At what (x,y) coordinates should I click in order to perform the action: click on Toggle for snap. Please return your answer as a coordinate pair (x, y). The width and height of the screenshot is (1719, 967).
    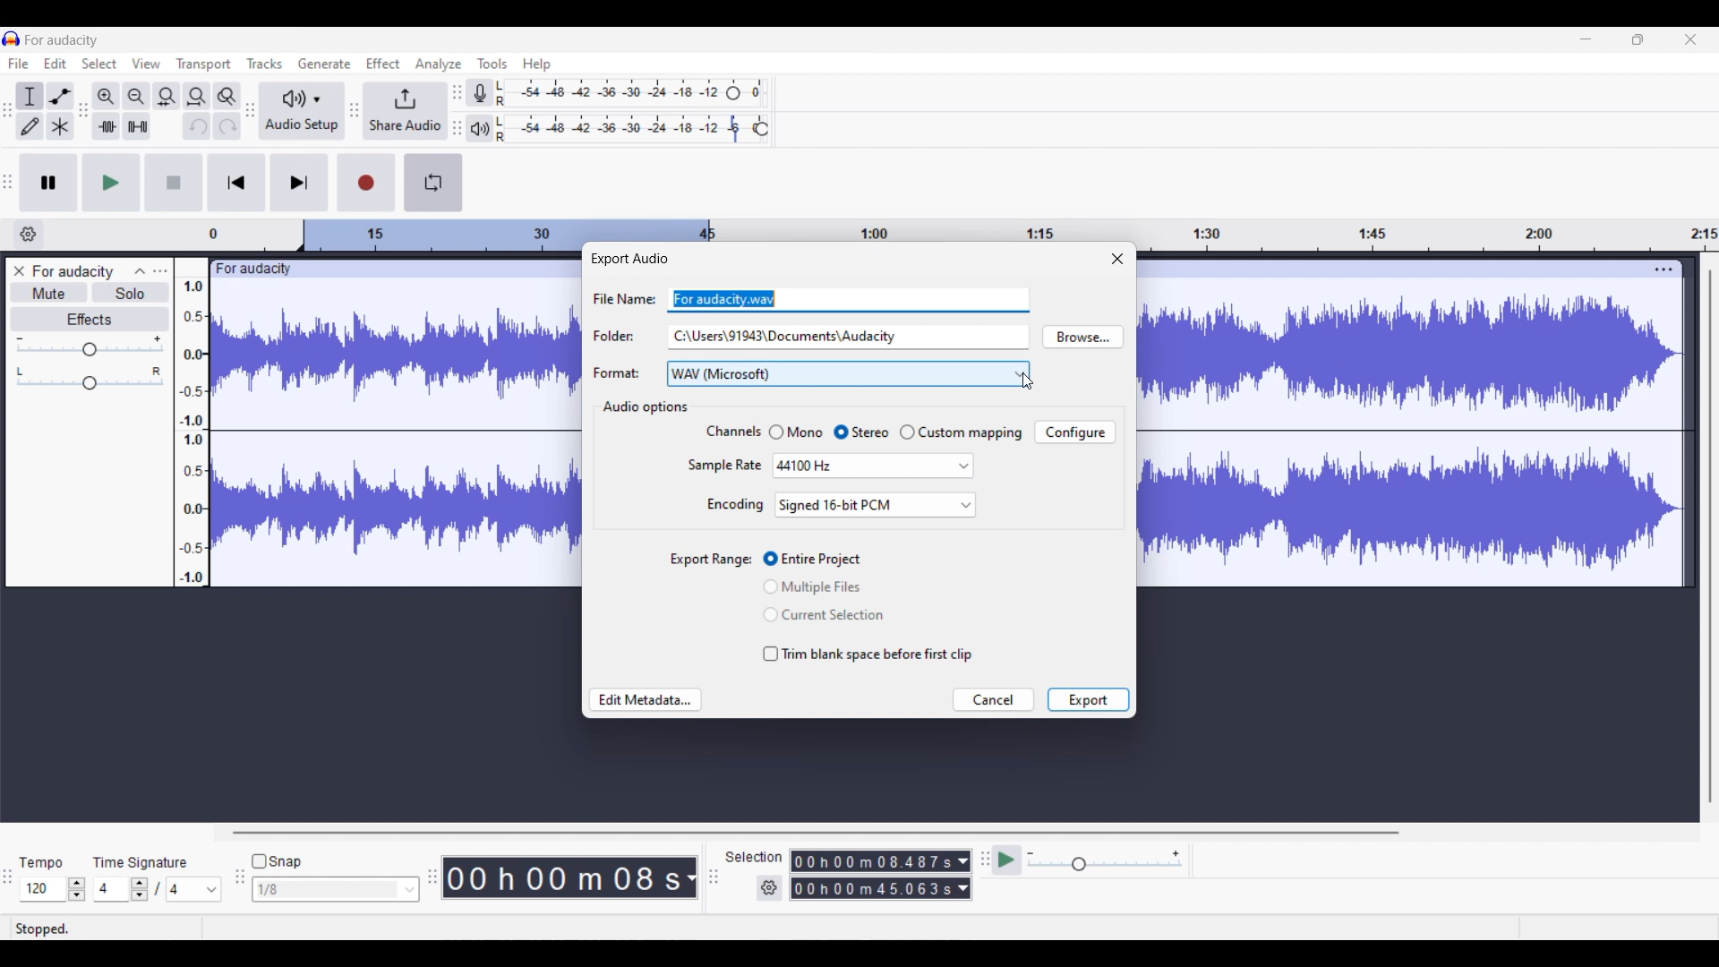
    Looking at the image, I should click on (277, 861).